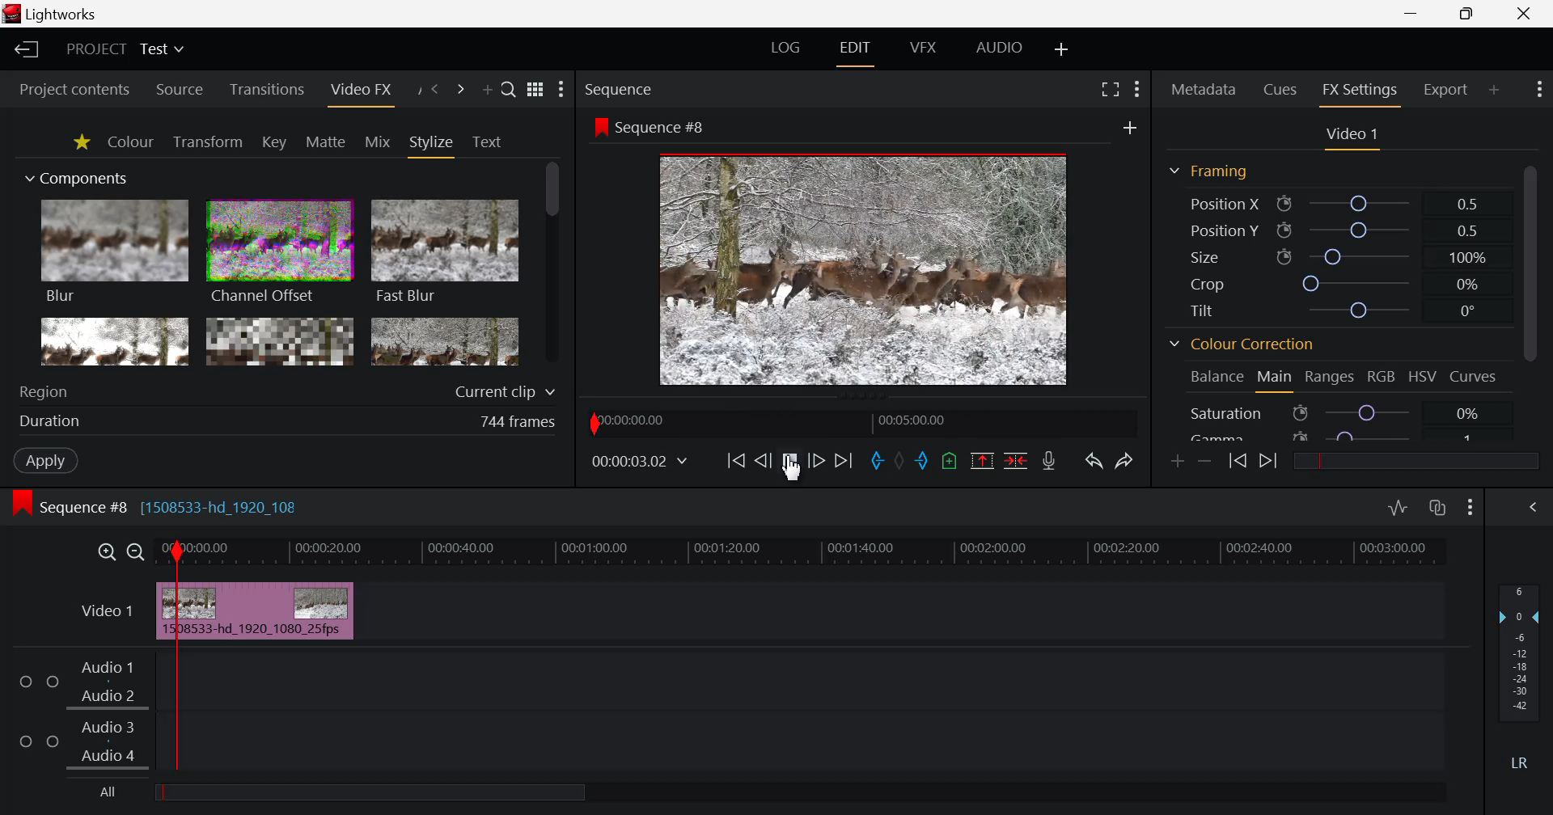 The height and width of the screenshot is (815, 1553). I want to click on Project Timeline Navigator, so click(860, 421).